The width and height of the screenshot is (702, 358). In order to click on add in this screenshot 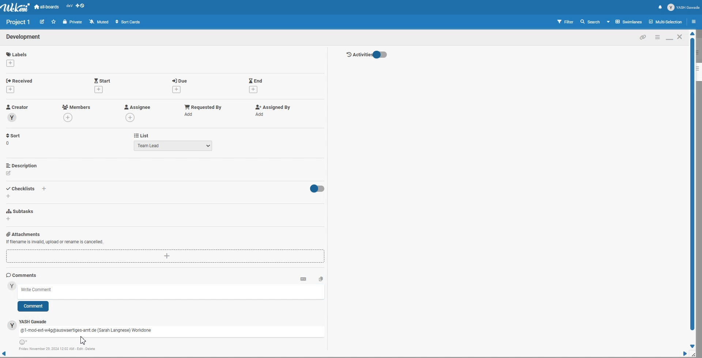, I will do `click(190, 114)`.